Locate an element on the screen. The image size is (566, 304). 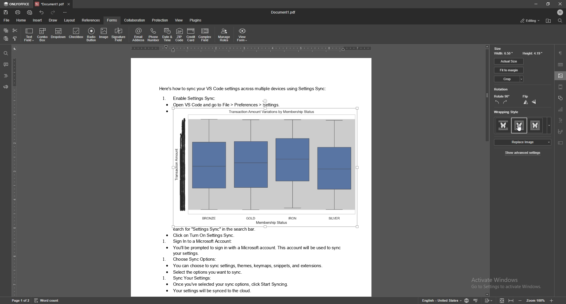
zoom out is located at coordinates (520, 300).